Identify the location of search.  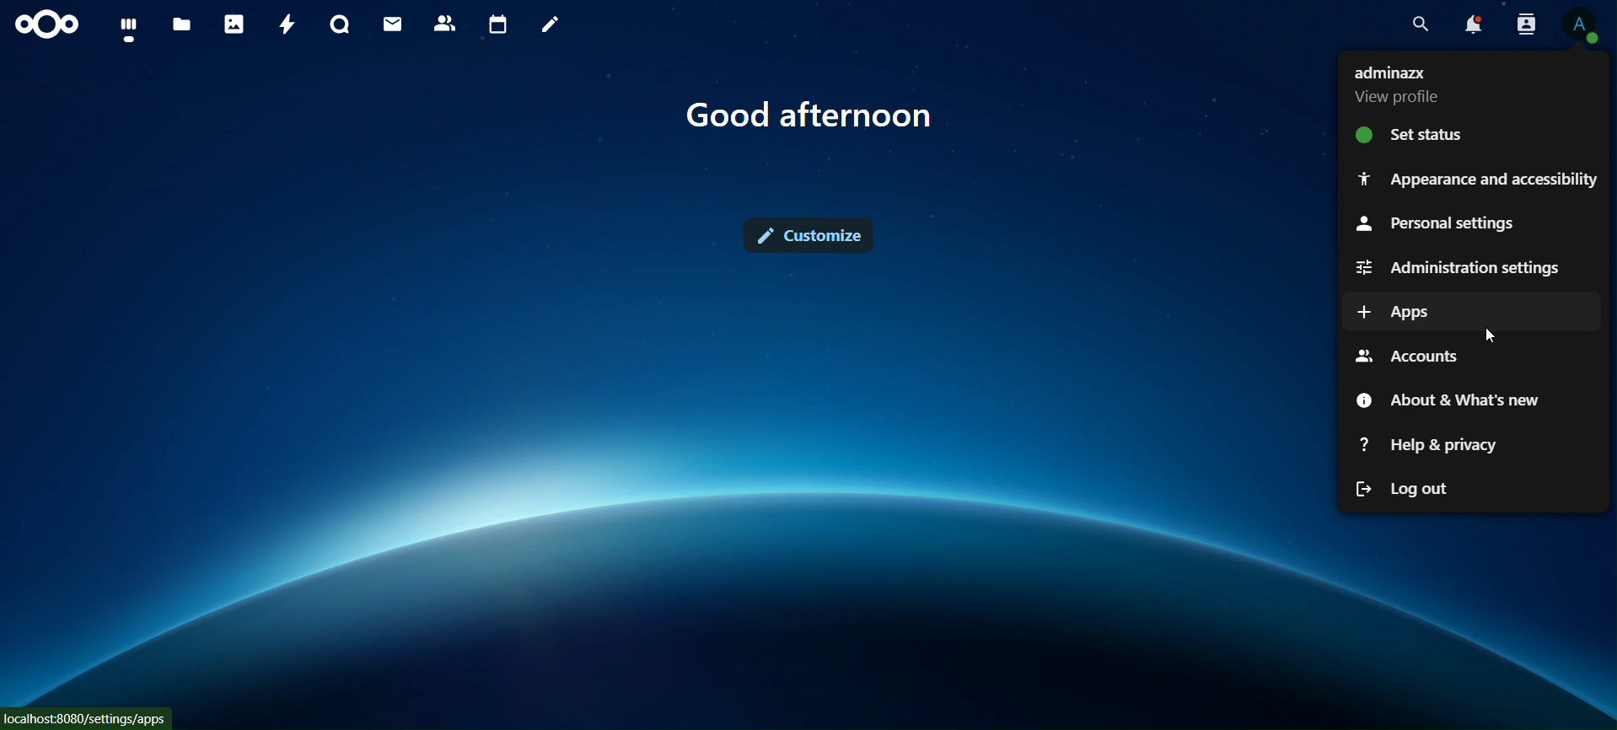
(1418, 24).